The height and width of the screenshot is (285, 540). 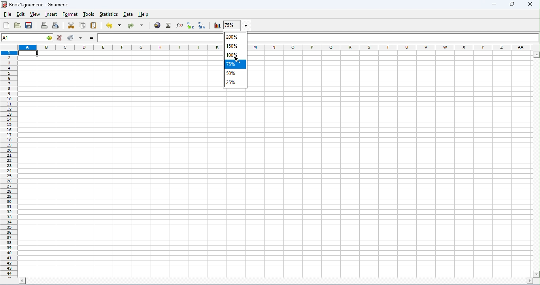 What do you see at coordinates (113, 25) in the screenshot?
I see `undo` at bounding box center [113, 25].